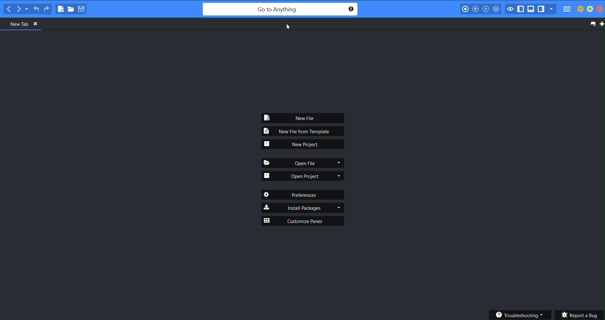  What do you see at coordinates (476, 9) in the screenshot?
I see `stop last macro` at bounding box center [476, 9].